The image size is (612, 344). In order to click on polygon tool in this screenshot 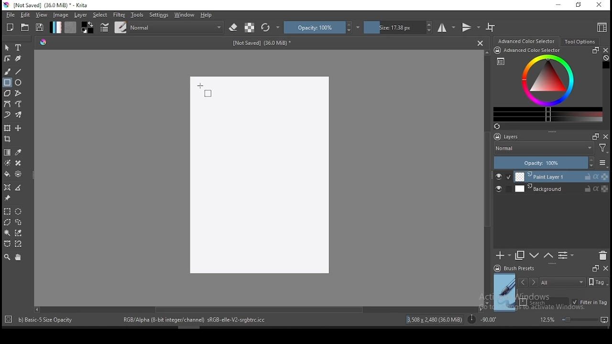, I will do `click(7, 93)`.